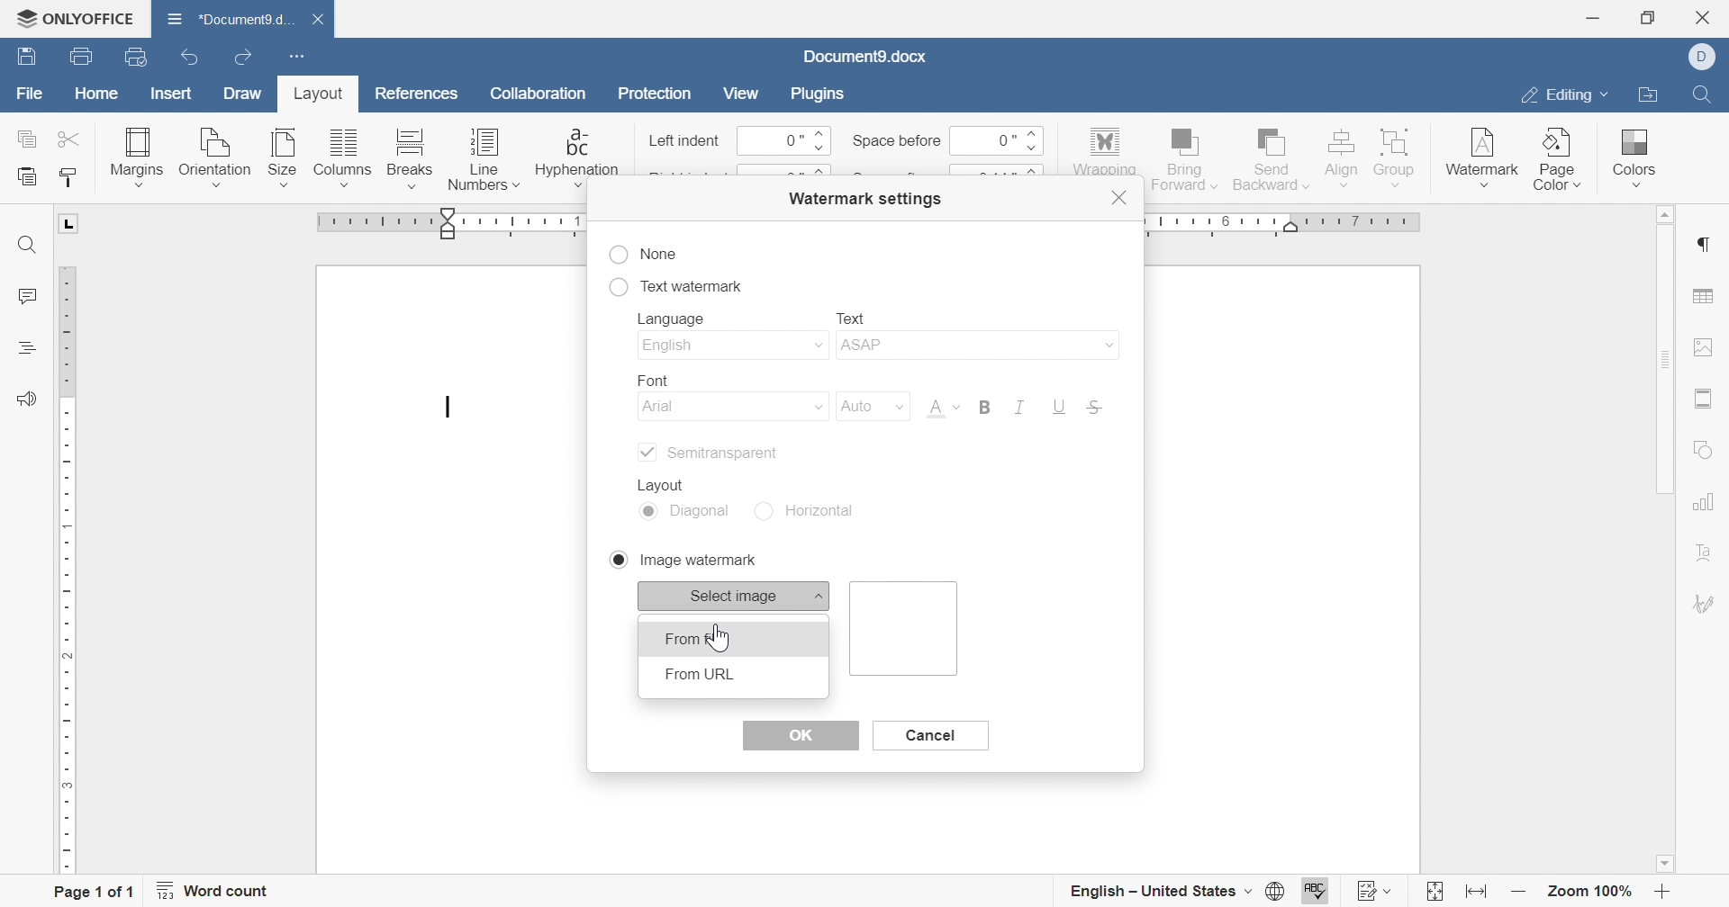 Image resolution: width=1729 pixels, height=907 pixels. What do you see at coordinates (1705, 552) in the screenshot?
I see `text art settigns` at bounding box center [1705, 552].